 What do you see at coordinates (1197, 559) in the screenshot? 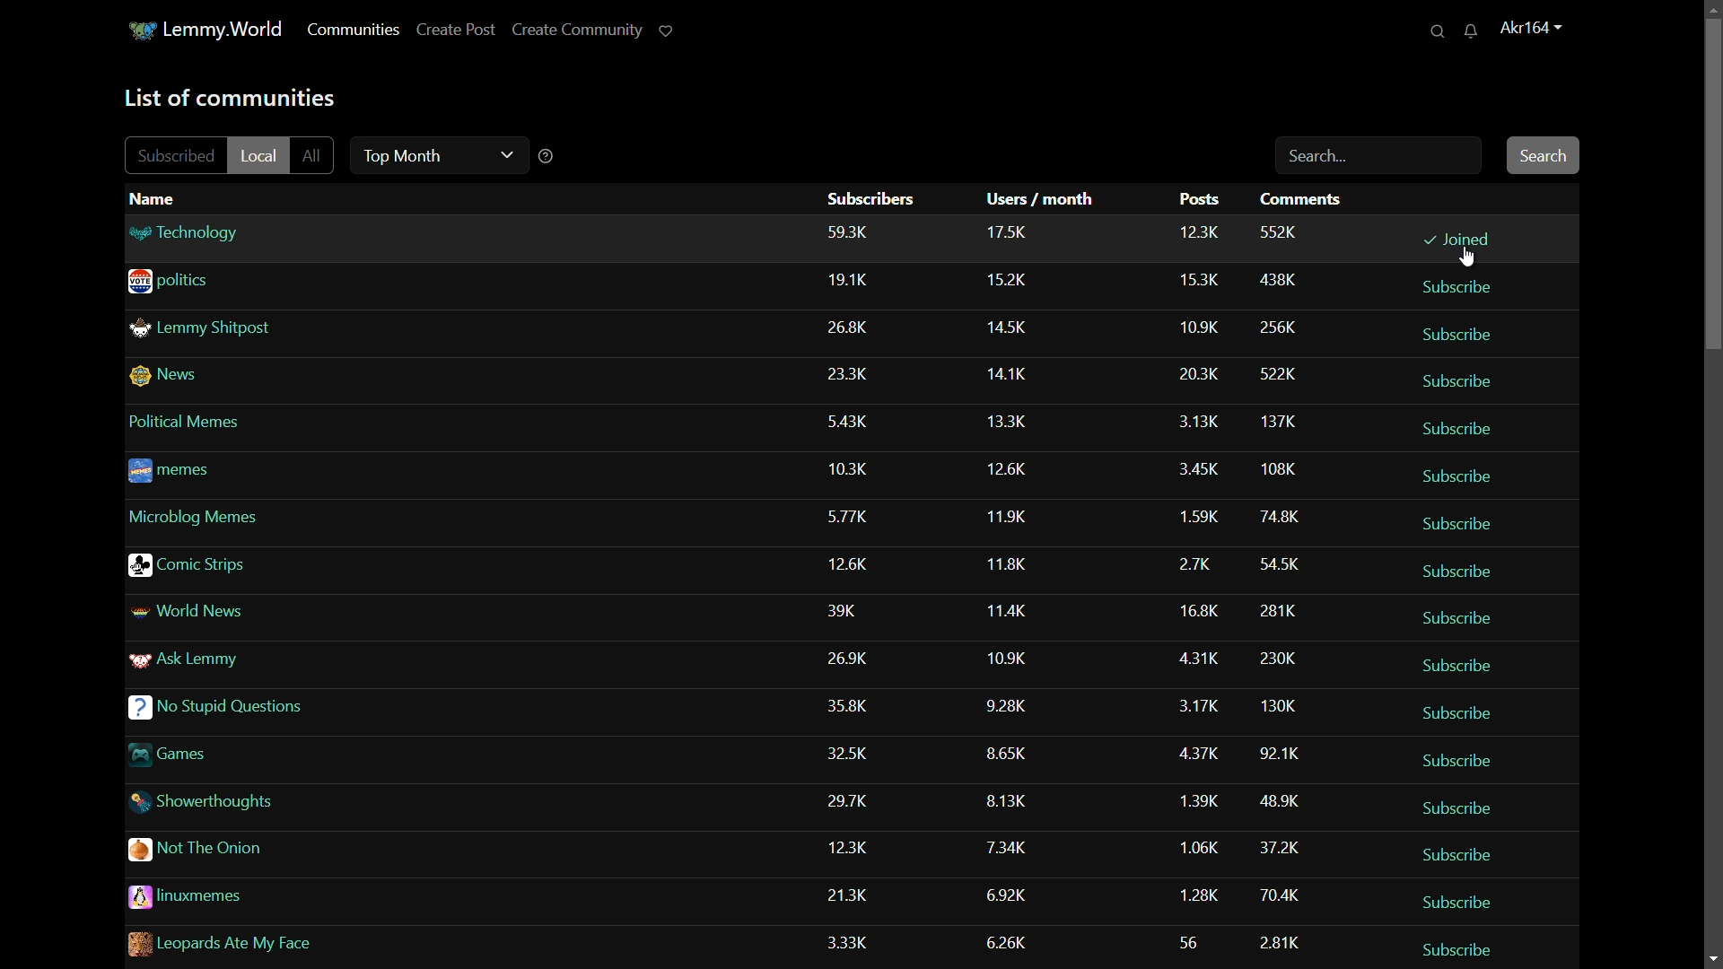
I see `posts` at bounding box center [1197, 559].